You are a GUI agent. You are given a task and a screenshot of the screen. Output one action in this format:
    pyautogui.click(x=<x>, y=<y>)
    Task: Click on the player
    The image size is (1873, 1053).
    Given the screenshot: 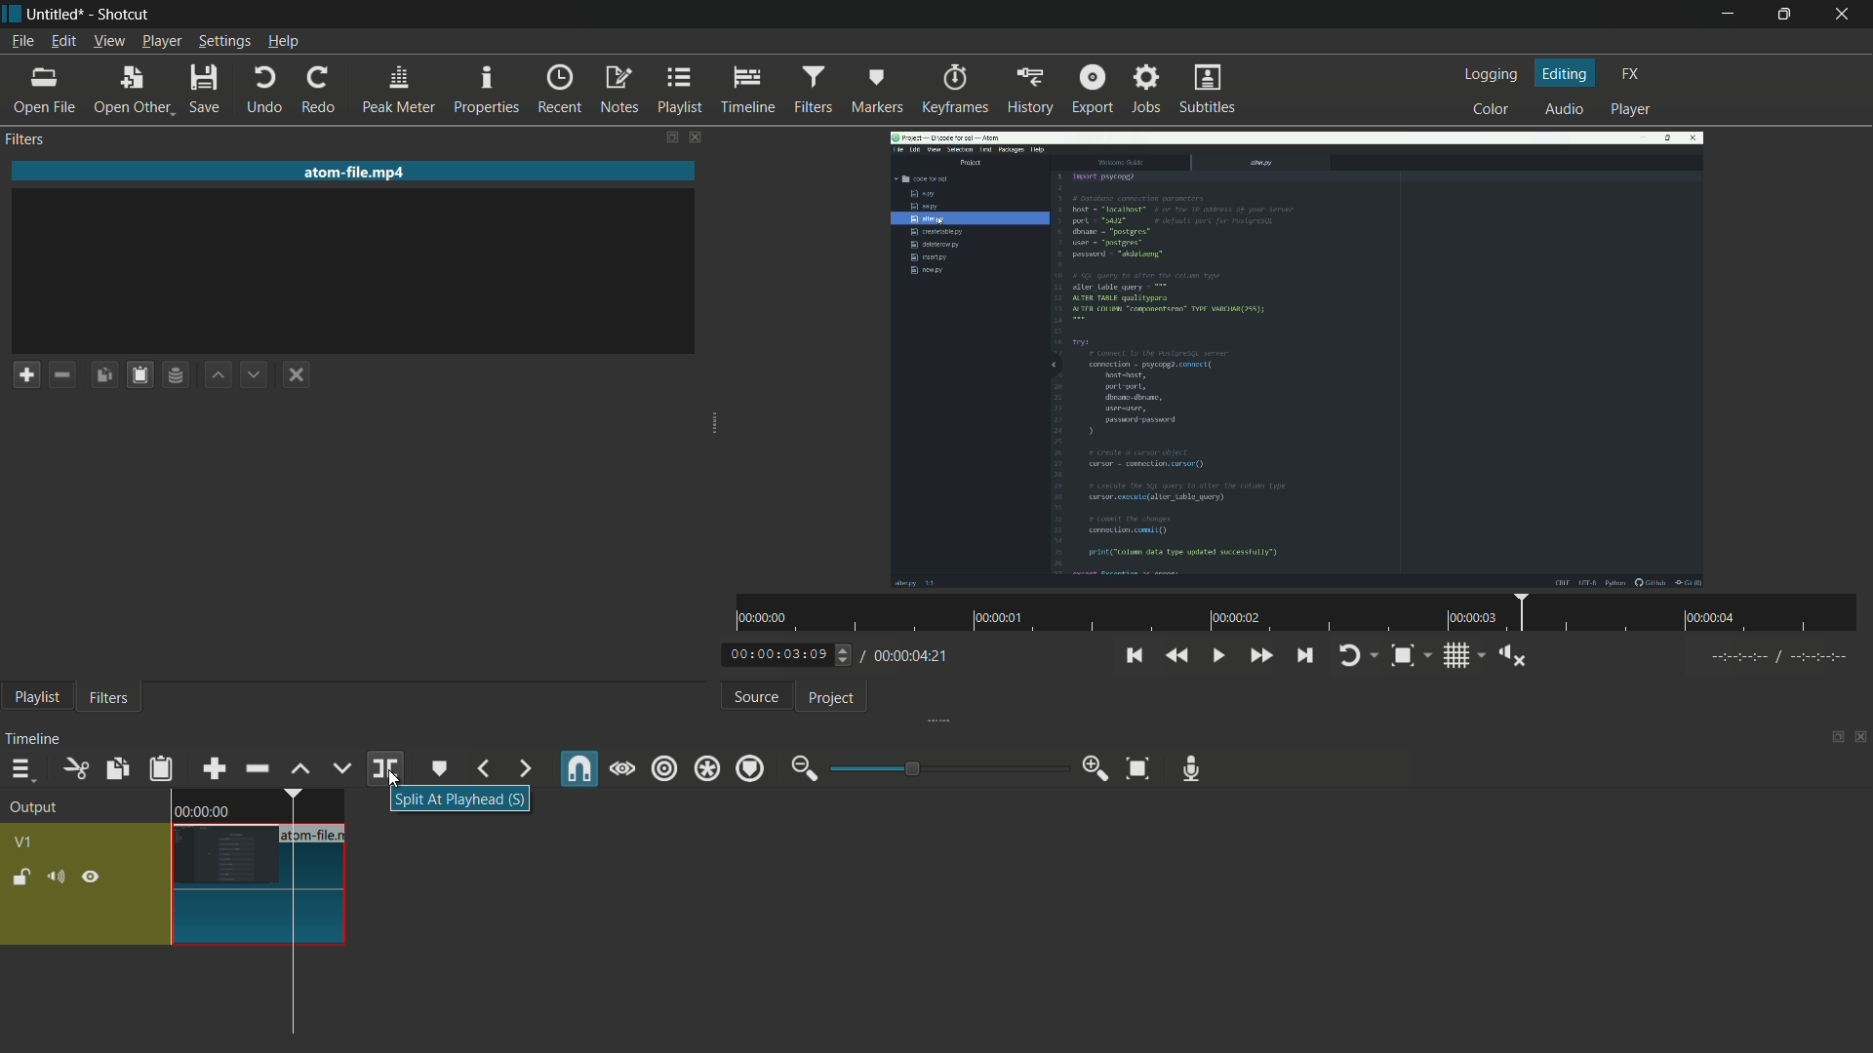 What is the action you would take?
    pyautogui.click(x=1629, y=110)
    